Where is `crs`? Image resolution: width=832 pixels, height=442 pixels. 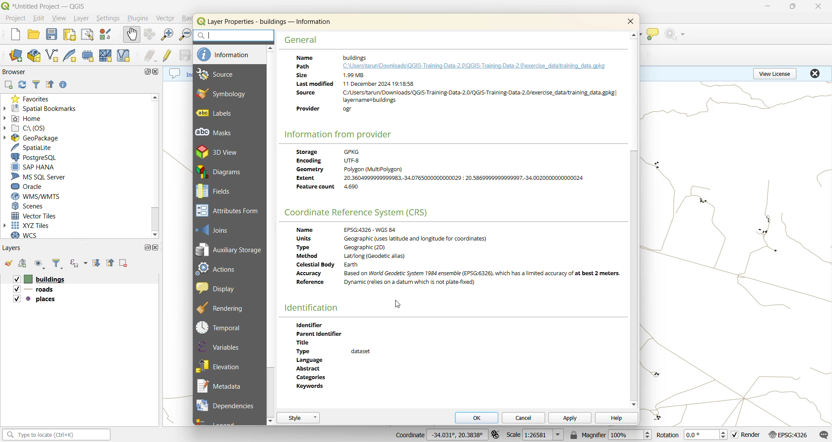 crs is located at coordinates (787, 435).